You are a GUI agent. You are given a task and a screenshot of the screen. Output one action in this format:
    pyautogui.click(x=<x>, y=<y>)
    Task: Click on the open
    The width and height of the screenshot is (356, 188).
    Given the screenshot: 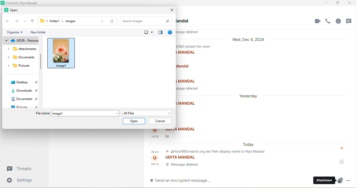 What is the action you would take?
    pyautogui.click(x=12, y=11)
    